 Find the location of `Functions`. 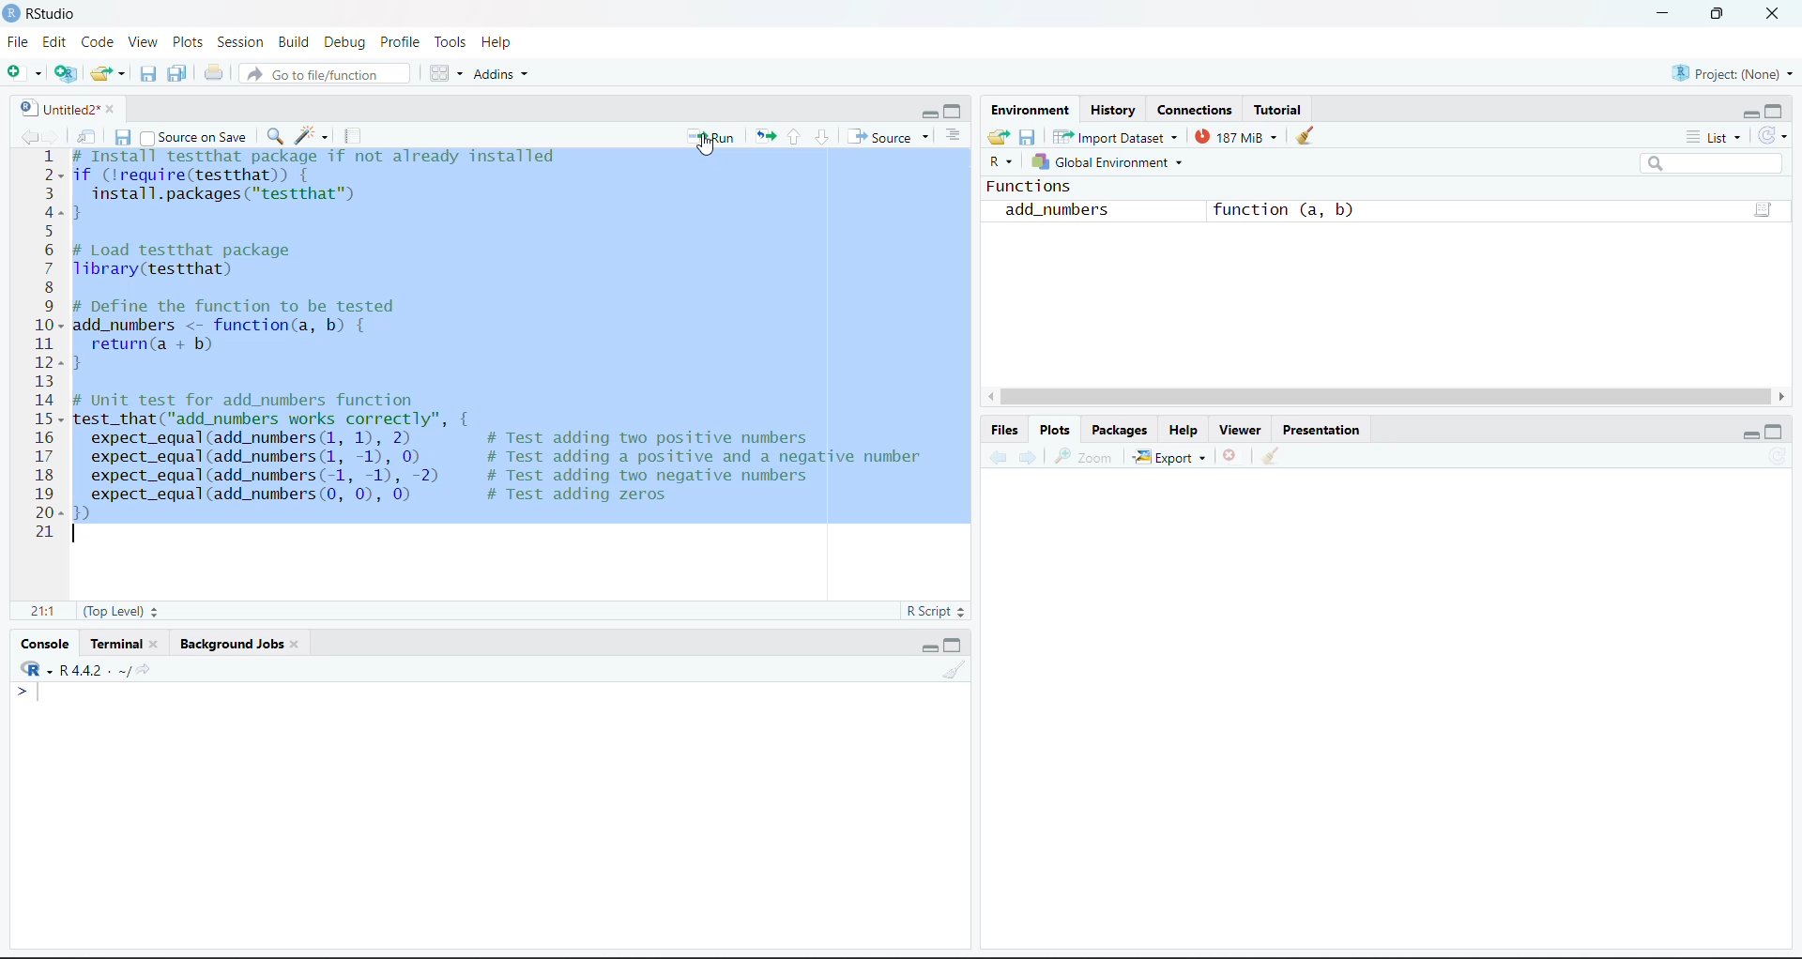

Functions is located at coordinates (1030, 186).